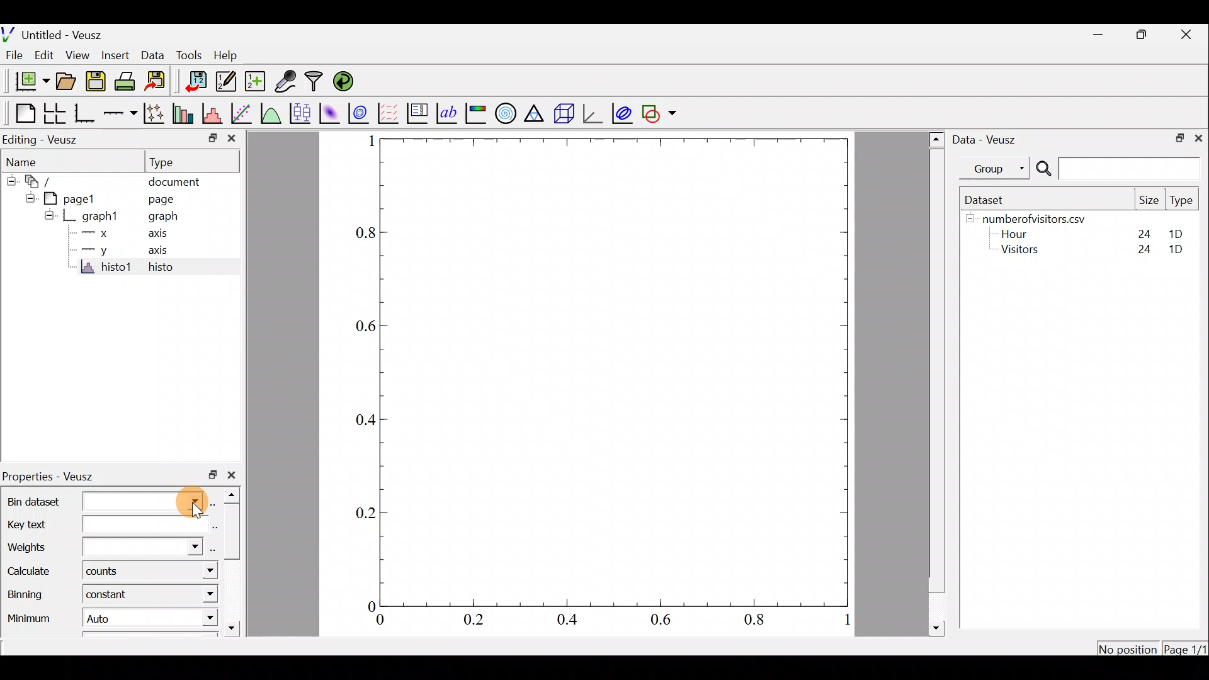 The height and width of the screenshot is (680, 1209). Describe the element at coordinates (122, 112) in the screenshot. I see `add an axis to the plot` at that location.